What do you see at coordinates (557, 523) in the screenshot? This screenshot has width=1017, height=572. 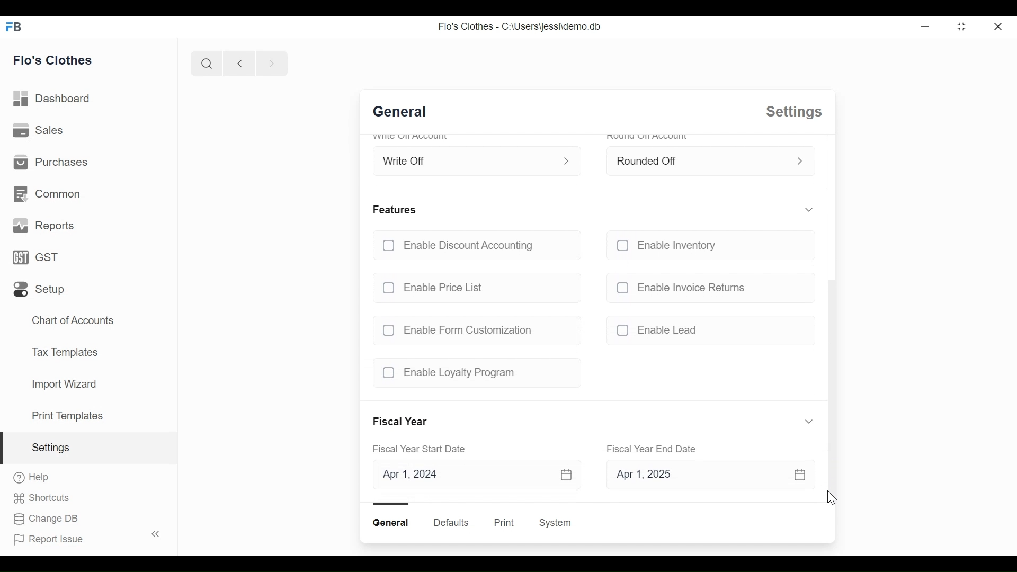 I see `System` at bounding box center [557, 523].